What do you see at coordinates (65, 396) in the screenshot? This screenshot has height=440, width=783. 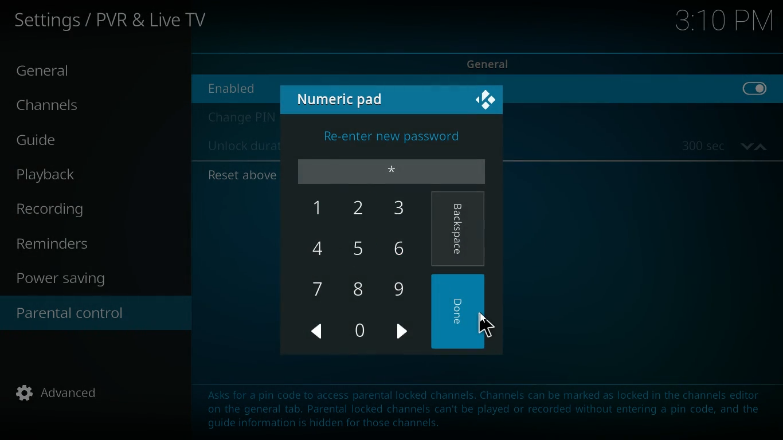 I see `advanced` at bounding box center [65, 396].